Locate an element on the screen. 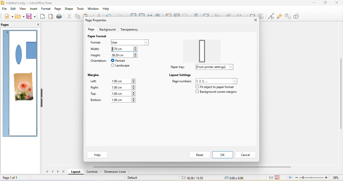 This screenshot has width=343, height=181. the document has not been modified since last save is located at coordinates (278, 177).